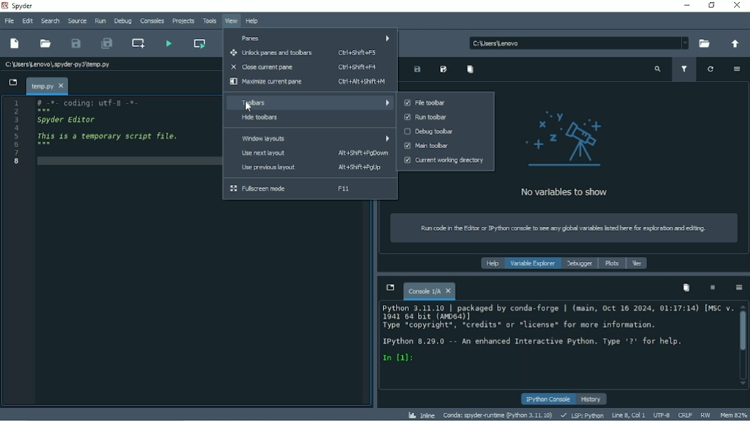 The width and height of the screenshot is (750, 421). What do you see at coordinates (657, 70) in the screenshot?
I see `Search variable names and types` at bounding box center [657, 70].